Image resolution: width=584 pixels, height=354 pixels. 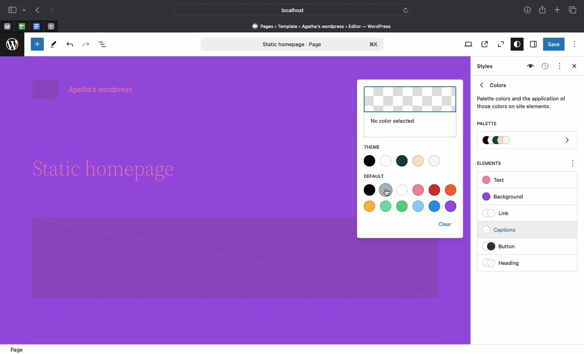 I want to click on Close, so click(x=573, y=67).